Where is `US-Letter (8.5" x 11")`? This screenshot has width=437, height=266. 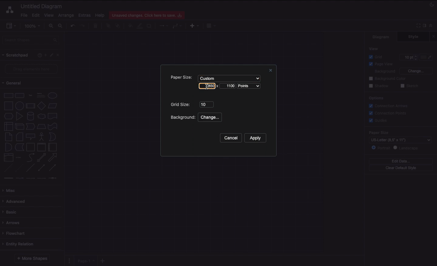 US-Letter (8.5" x 11") is located at coordinates (399, 139).